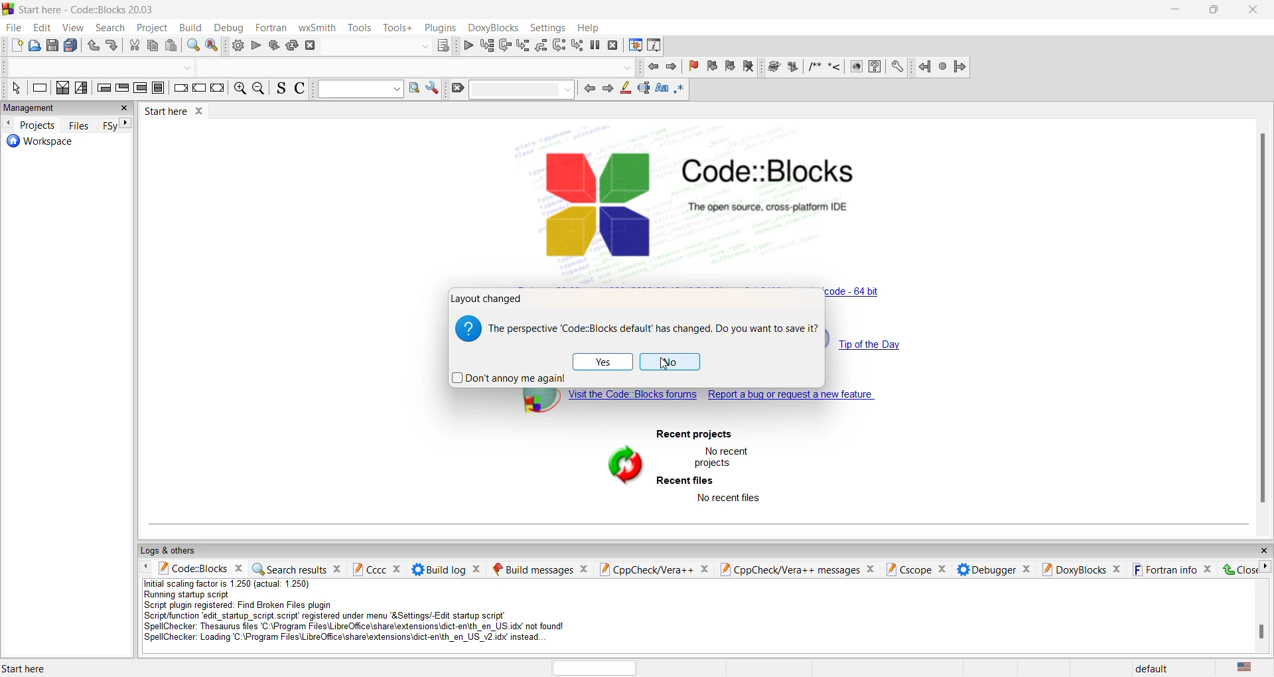  I want to click on remove bookmark, so click(691, 67).